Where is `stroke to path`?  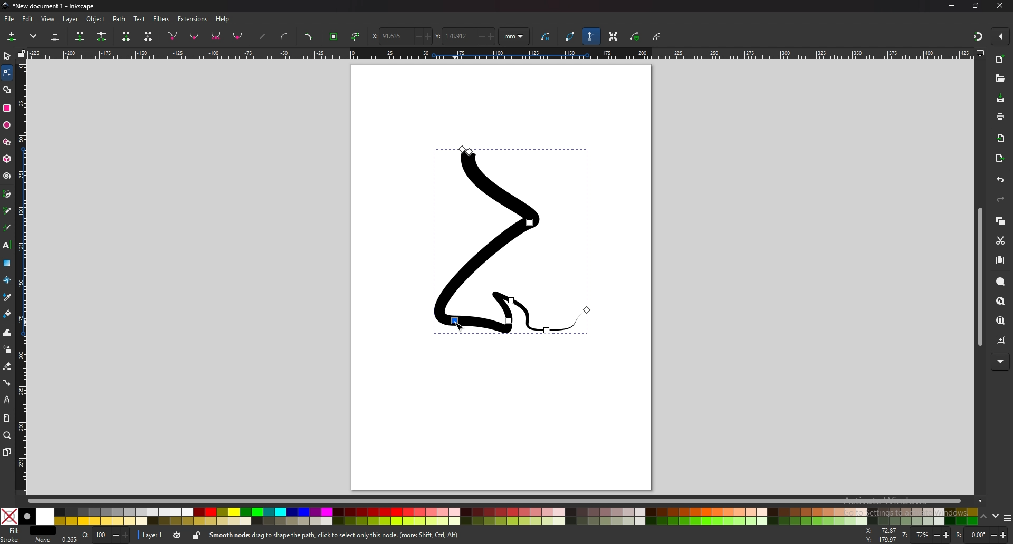
stroke to path is located at coordinates (356, 36).